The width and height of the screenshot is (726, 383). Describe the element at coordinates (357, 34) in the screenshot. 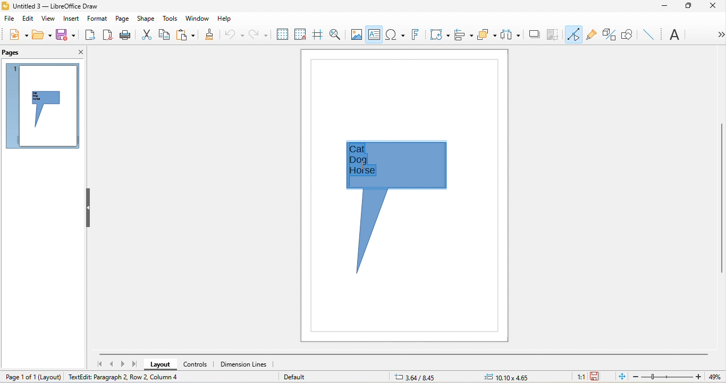

I see `image` at that location.